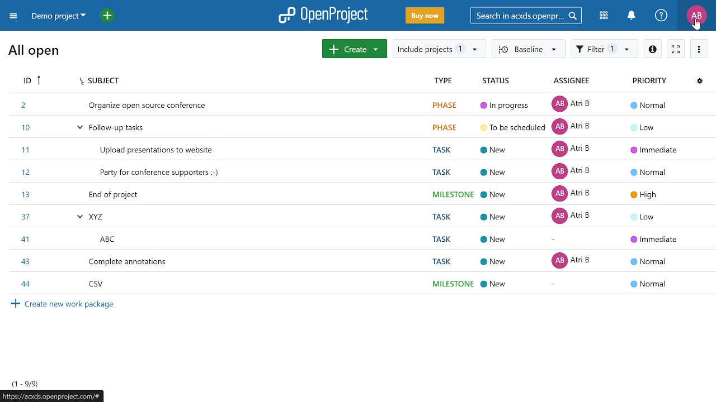 This screenshot has width=716, height=402. I want to click on Profile, so click(696, 16).